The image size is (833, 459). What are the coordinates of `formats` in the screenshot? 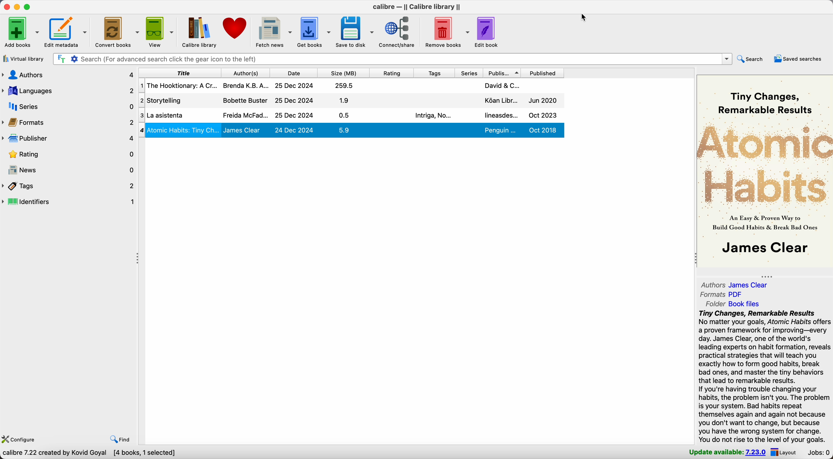 It's located at (68, 123).